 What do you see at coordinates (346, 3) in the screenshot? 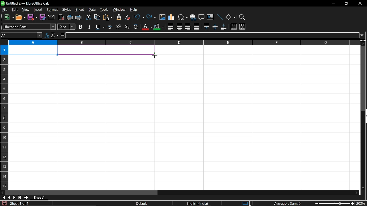
I see `restore down` at bounding box center [346, 3].